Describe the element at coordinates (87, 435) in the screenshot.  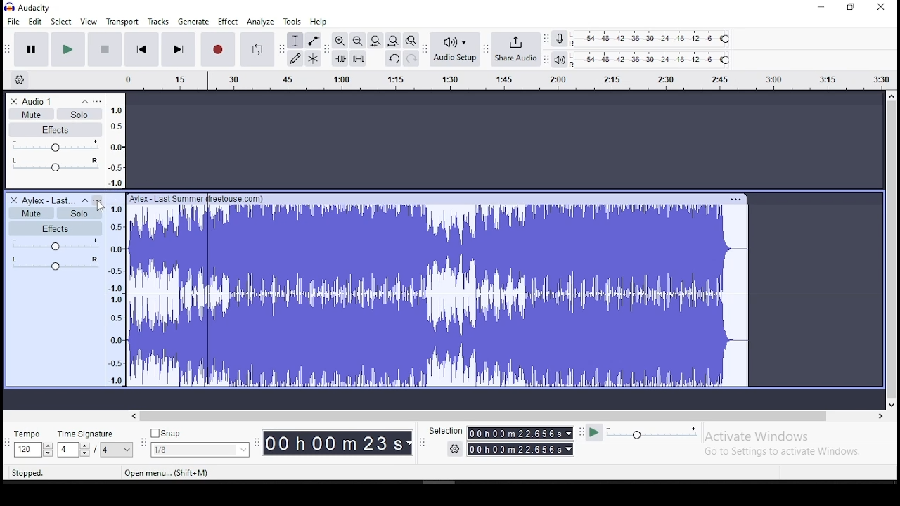
I see `time signature` at that location.